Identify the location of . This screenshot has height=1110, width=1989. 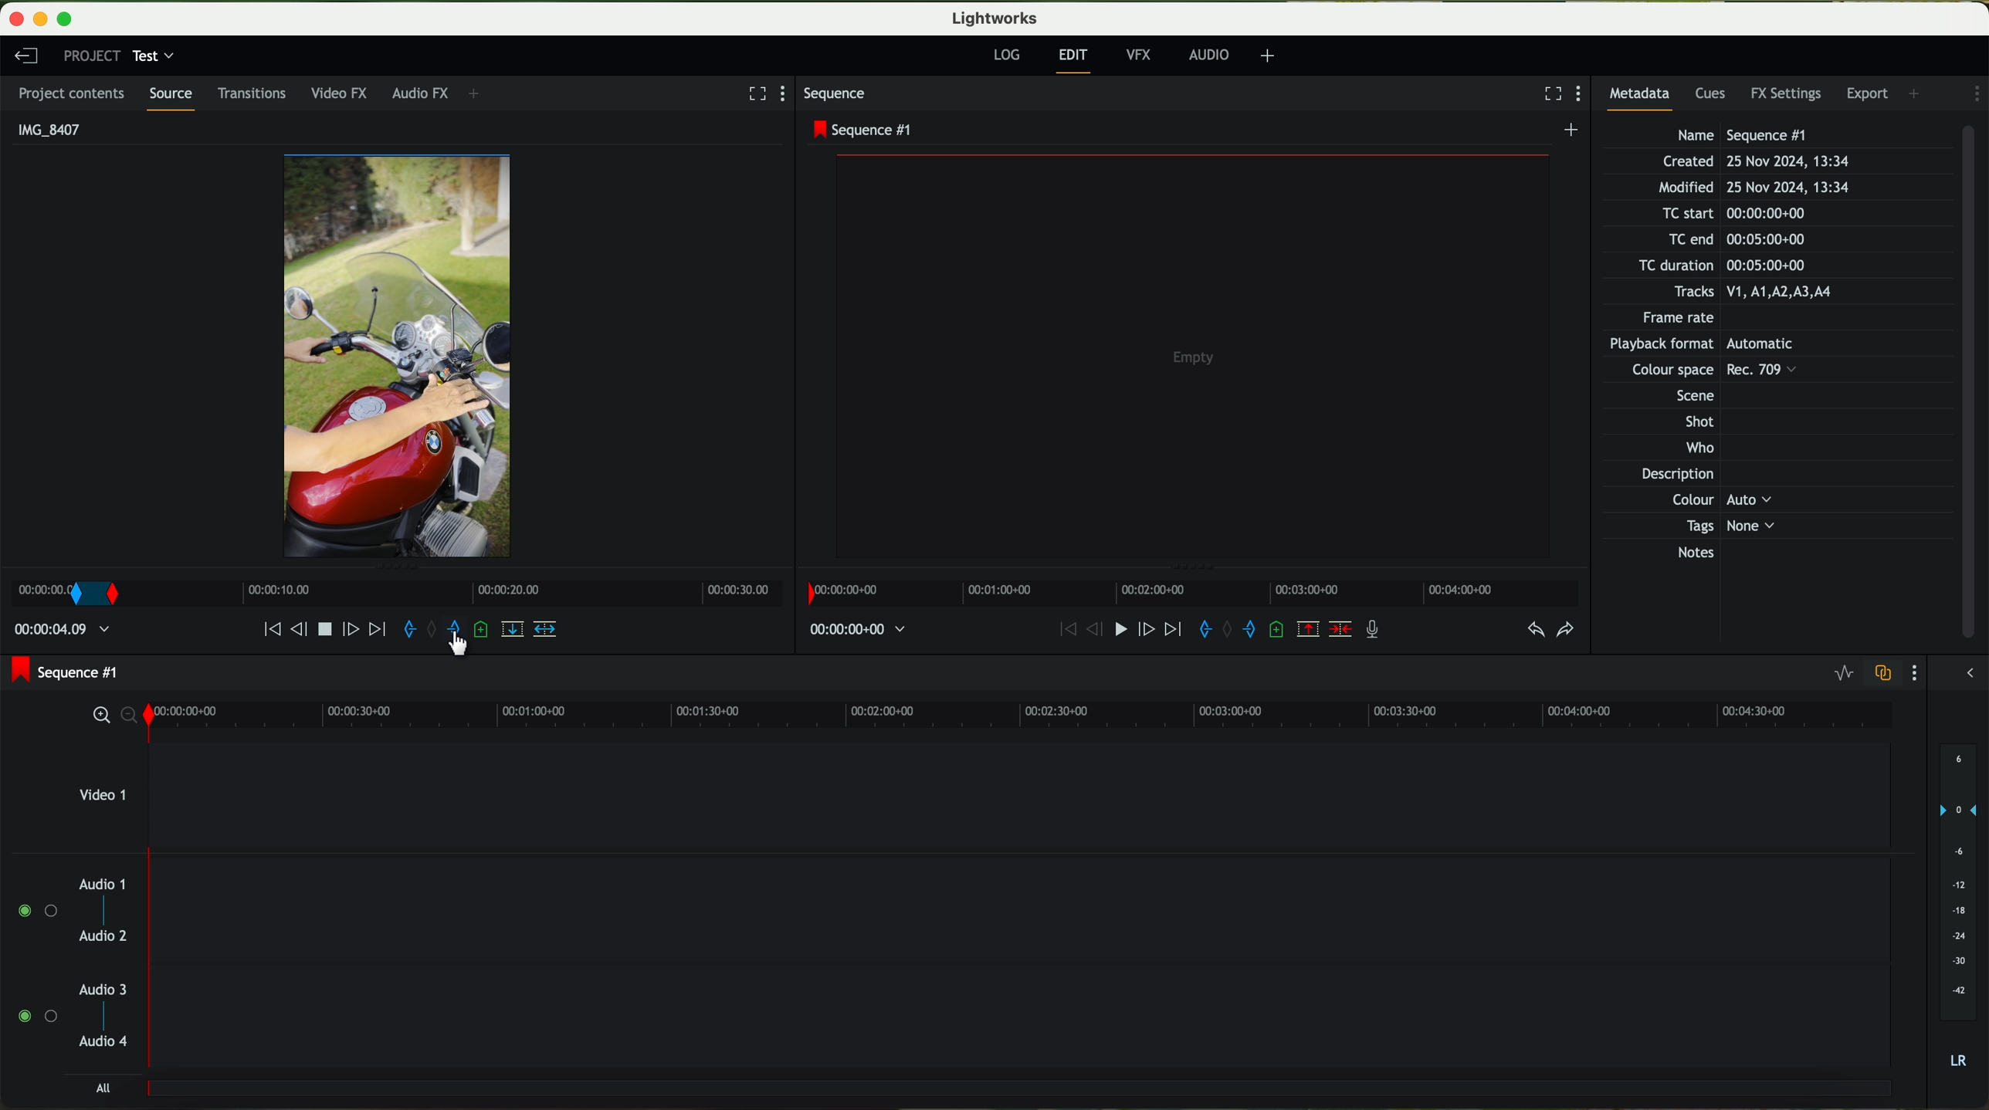
(1688, 394).